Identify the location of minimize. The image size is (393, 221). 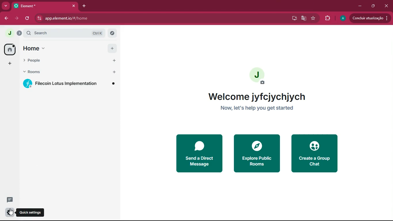
(359, 6).